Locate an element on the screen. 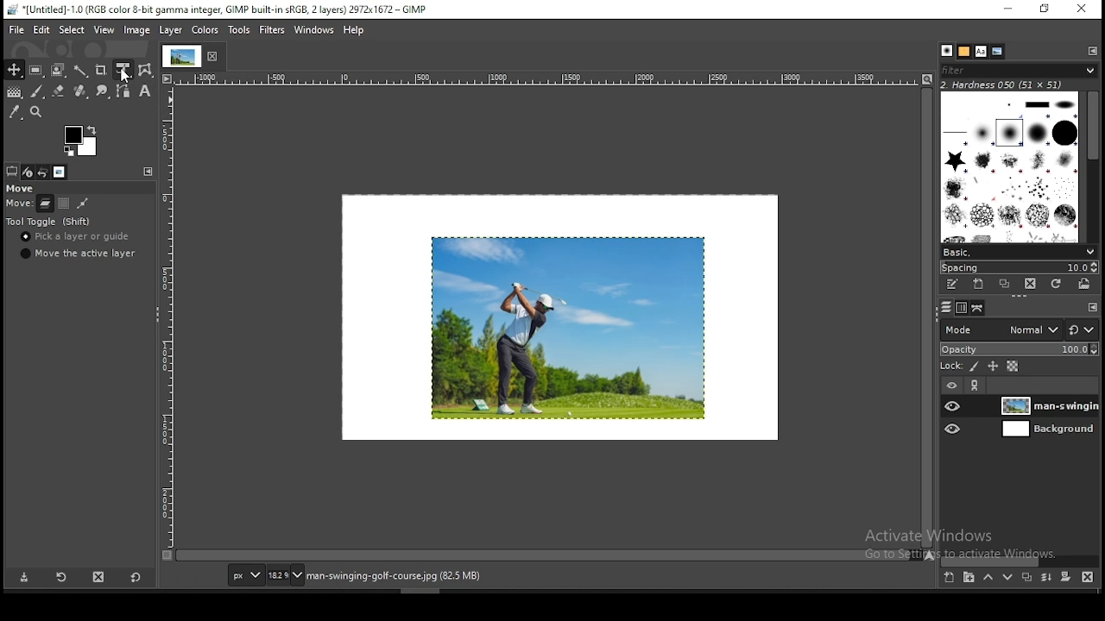  unified transform tool is located at coordinates (124, 70).